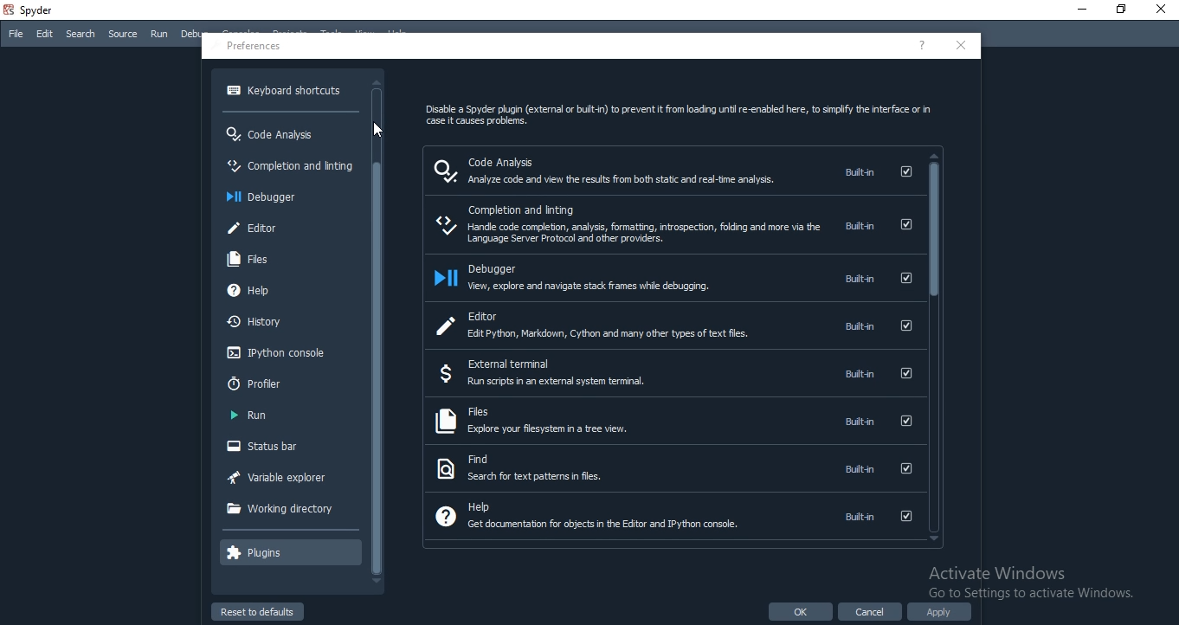 The height and width of the screenshot is (625, 1179). I want to click on checkbox, so click(907, 327).